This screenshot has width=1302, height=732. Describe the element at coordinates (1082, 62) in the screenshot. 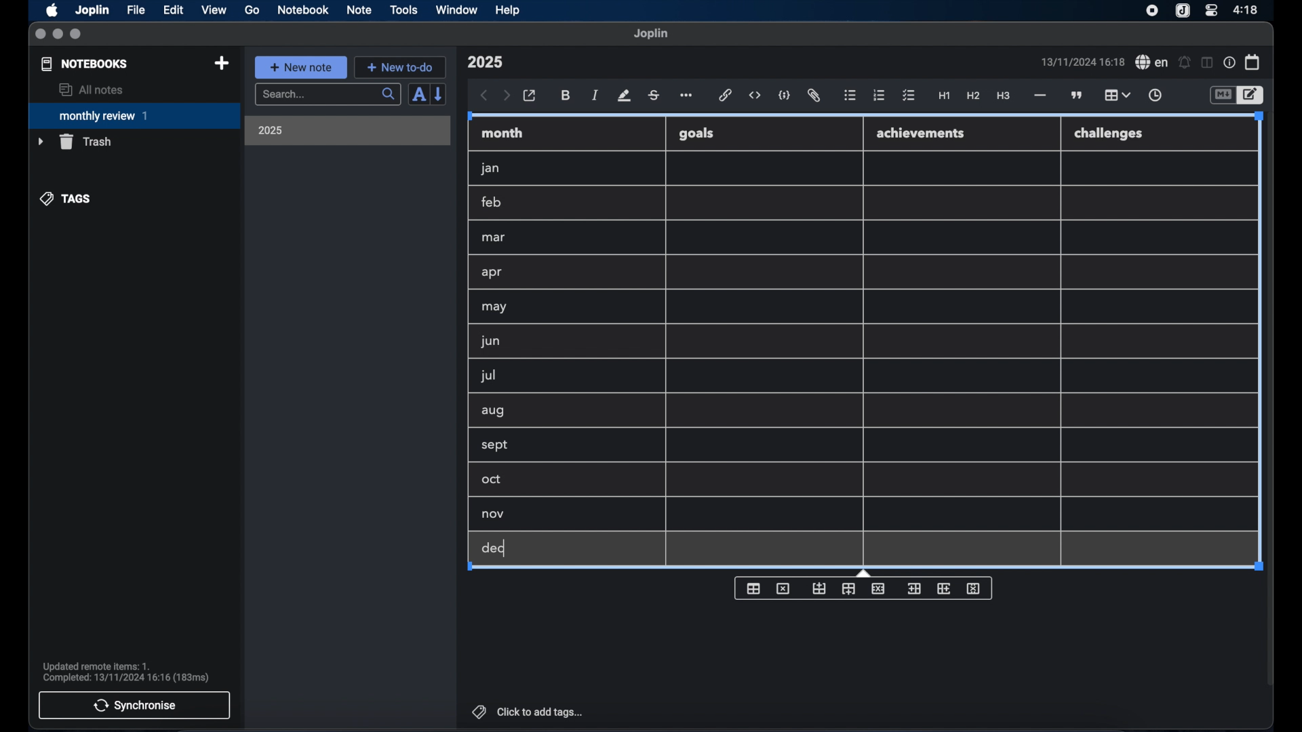

I see `date` at that location.